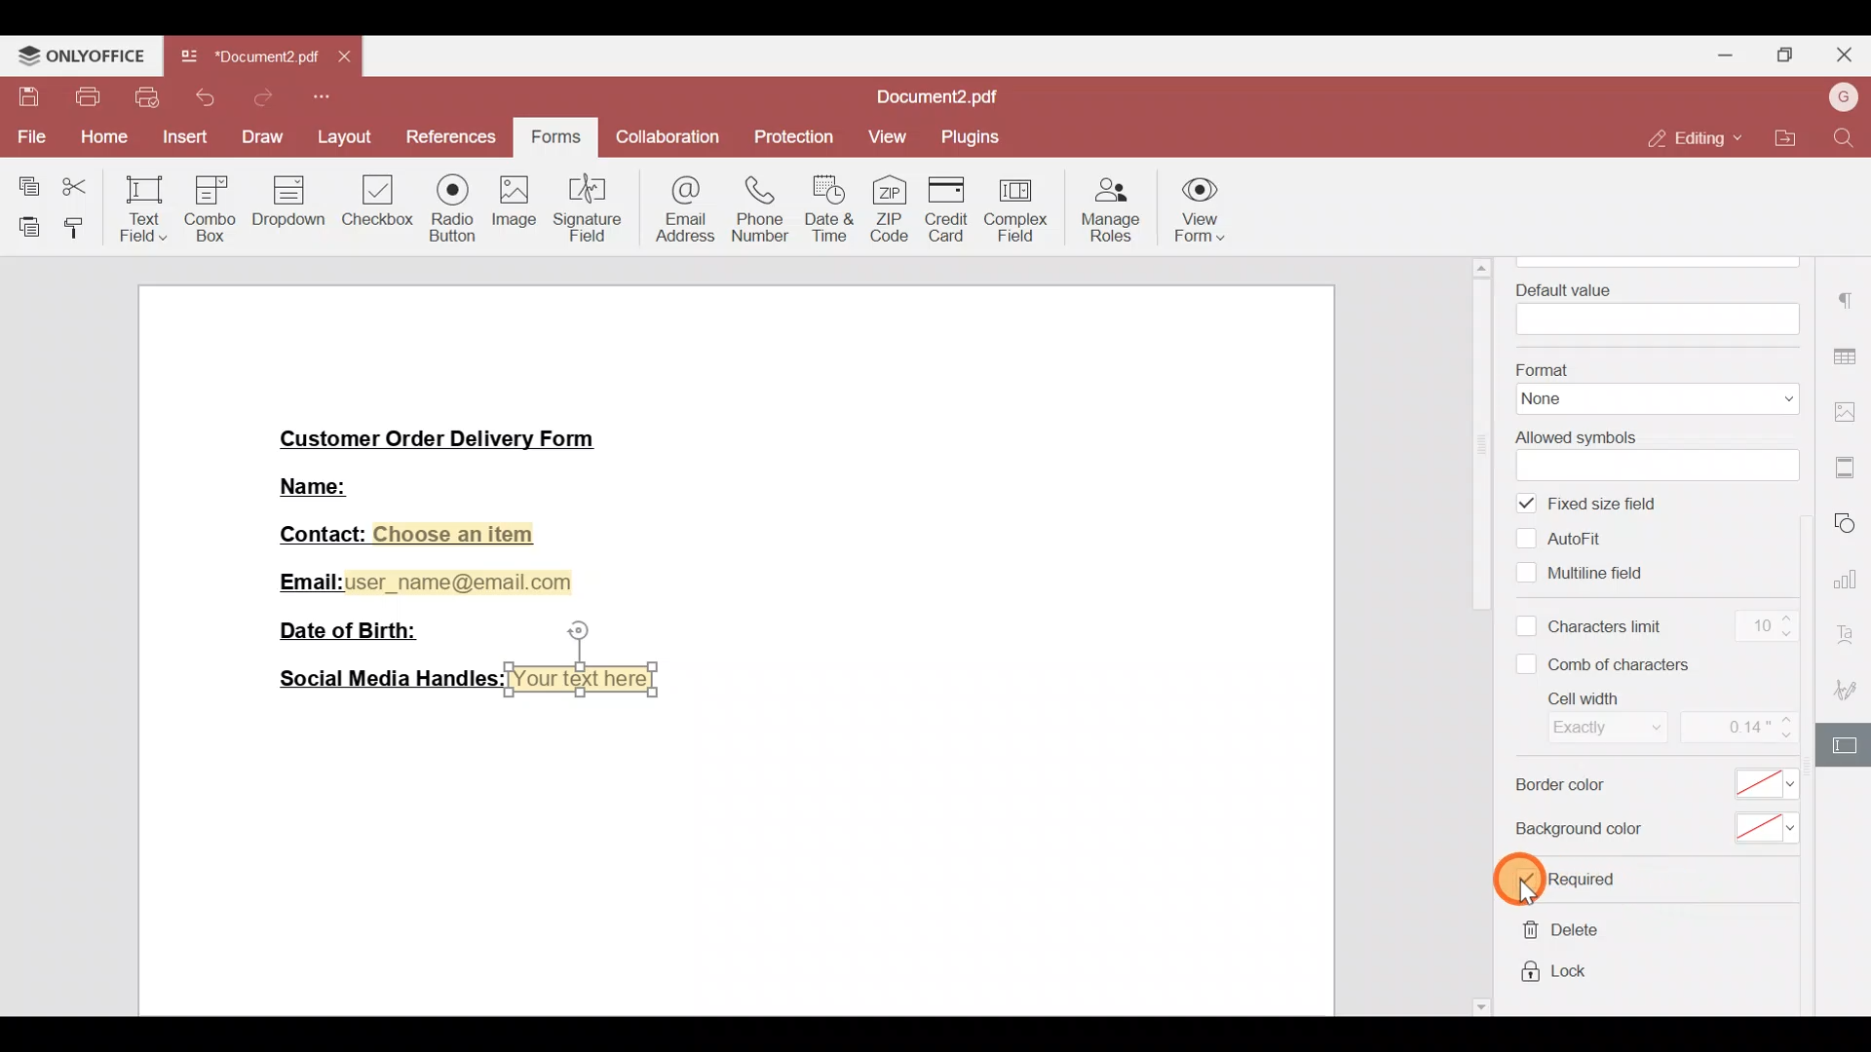 The height and width of the screenshot is (1052, 1871). What do you see at coordinates (1779, 135) in the screenshot?
I see `Open file location` at bounding box center [1779, 135].